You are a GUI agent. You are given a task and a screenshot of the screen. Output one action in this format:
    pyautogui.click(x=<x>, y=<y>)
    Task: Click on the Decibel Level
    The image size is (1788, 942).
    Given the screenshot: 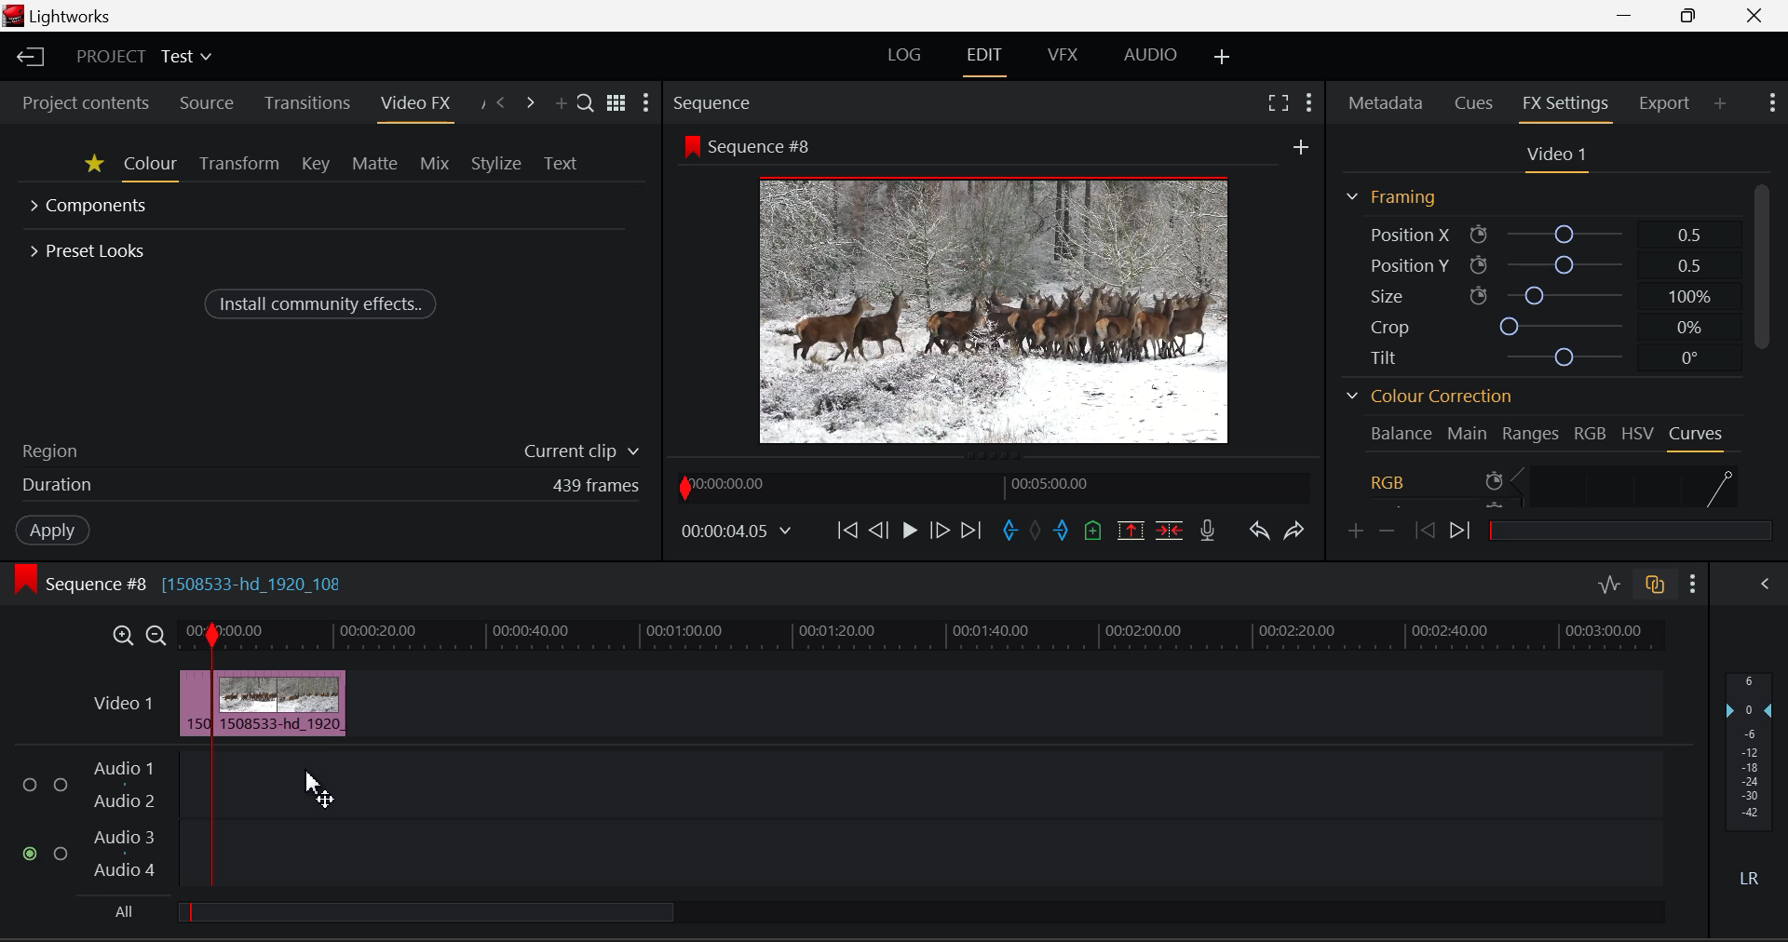 What is the action you would take?
    pyautogui.click(x=1748, y=775)
    